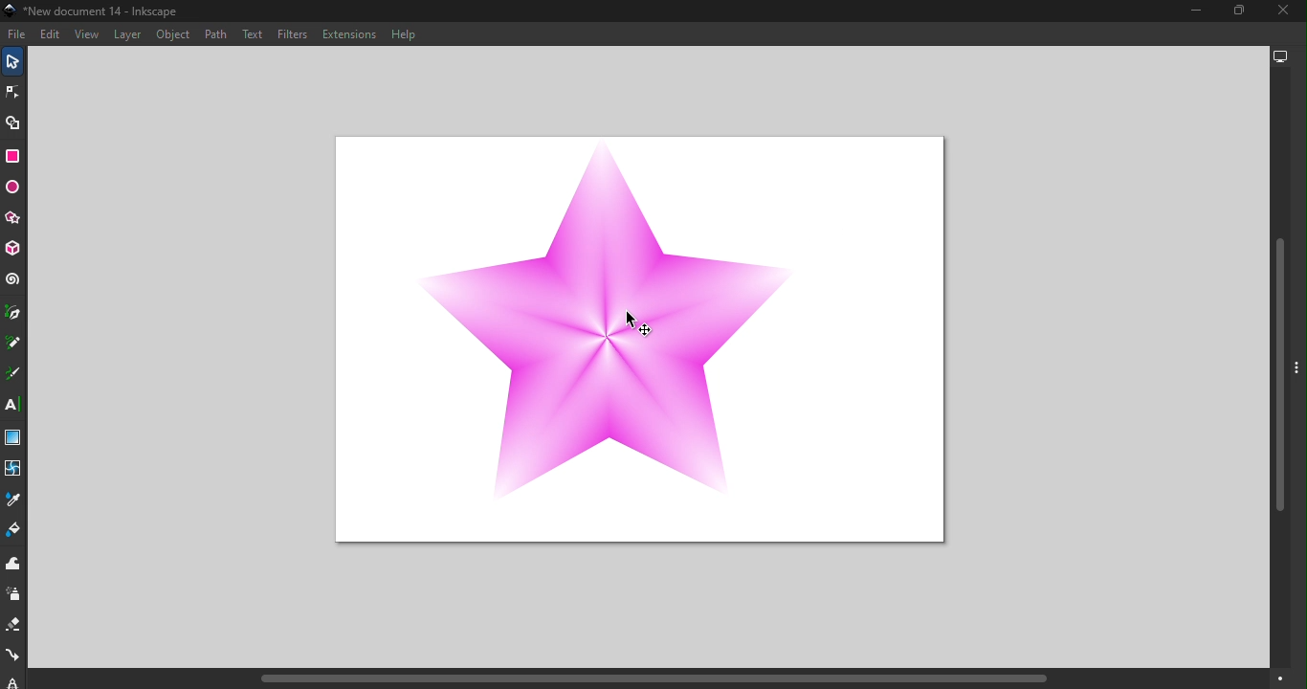 The width and height of the screenshot is (1307, 689). I want to click on Extensions, so click(350, 35).